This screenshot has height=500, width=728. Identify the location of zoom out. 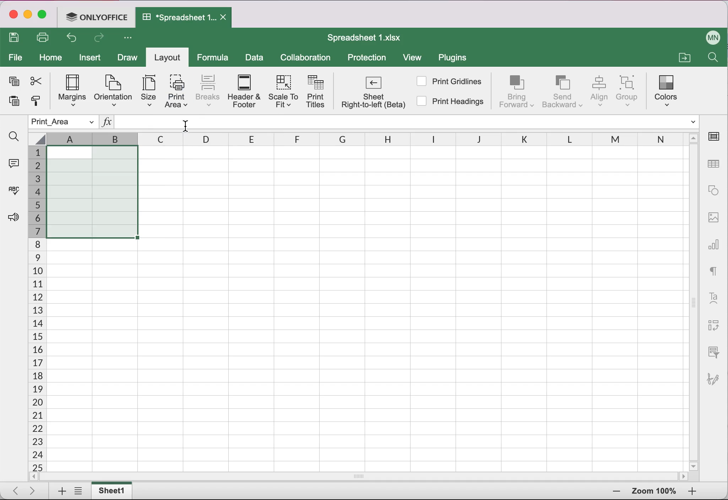
(692, 492).